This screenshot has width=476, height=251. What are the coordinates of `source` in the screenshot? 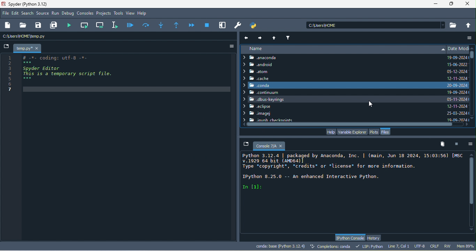 It's located at (43, 14).